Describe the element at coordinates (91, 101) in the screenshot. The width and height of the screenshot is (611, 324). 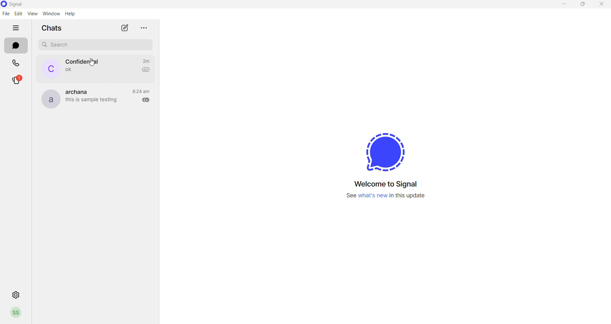
I see `last message` at that location.